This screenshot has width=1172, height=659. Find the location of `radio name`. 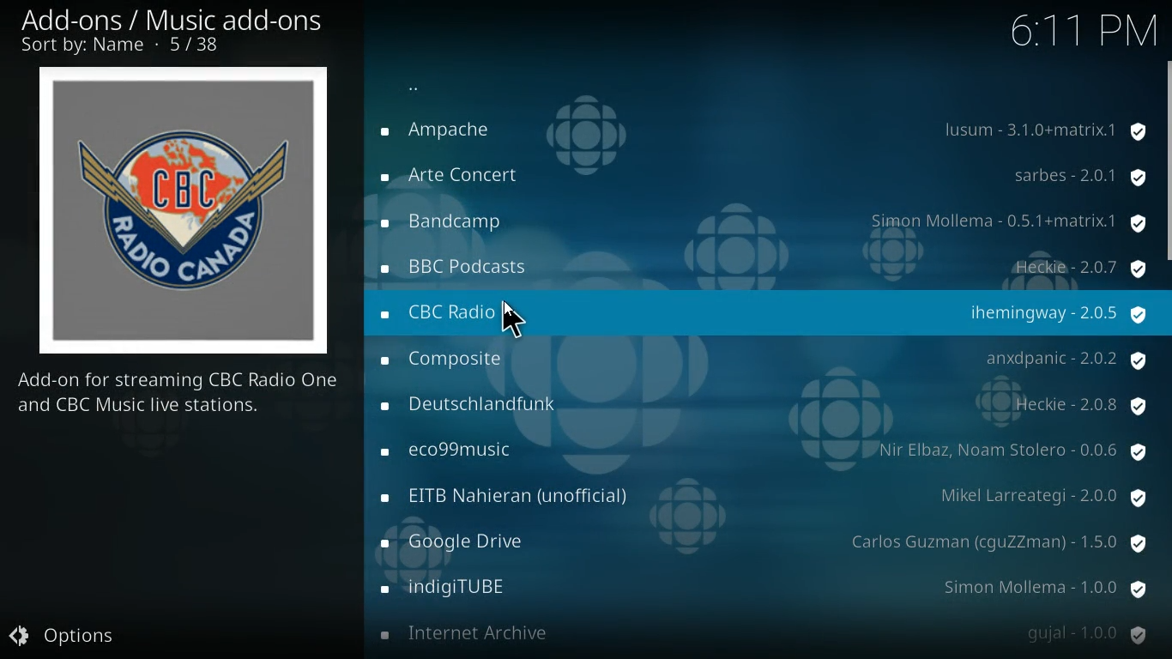

radio name is located at coordinates (455, 177).